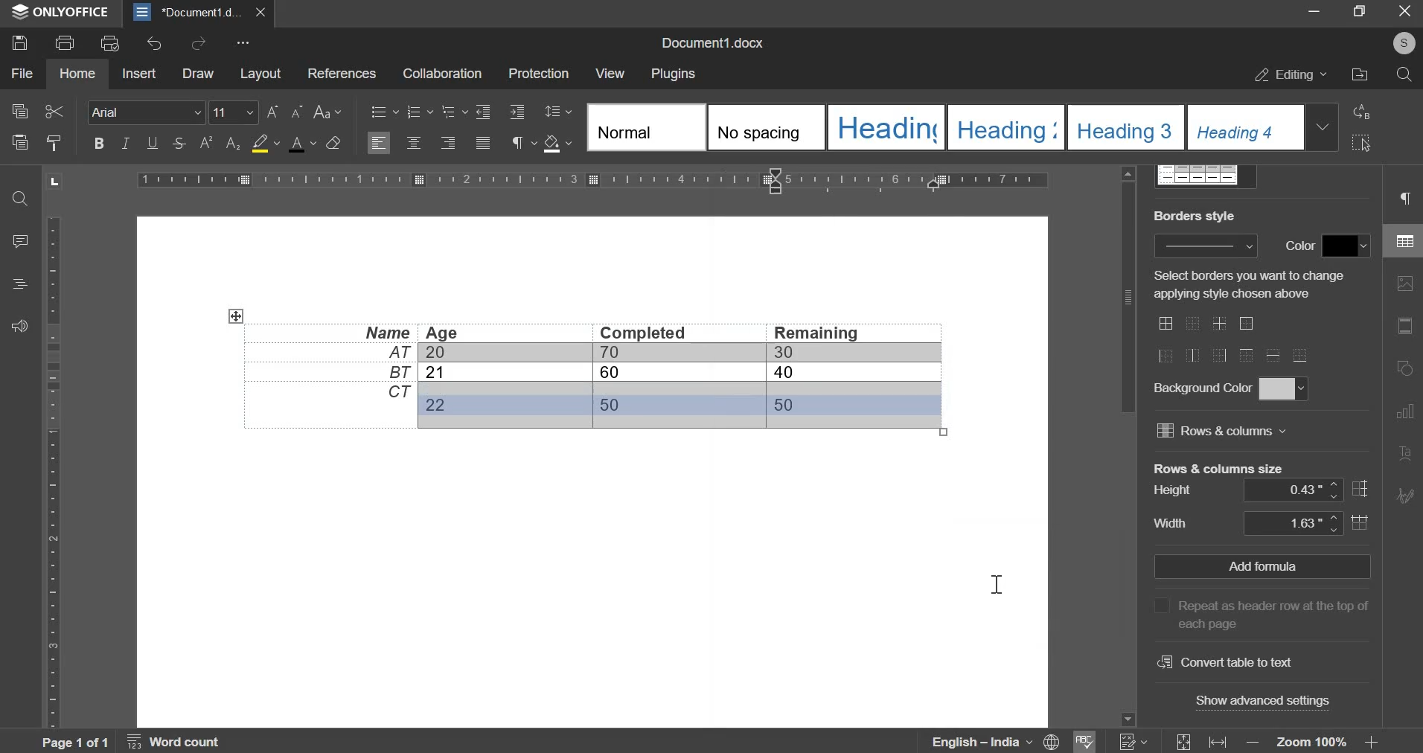  What do you see at coordinates (1404, 15) in the screenshot?
I see `exit` at bounding box center [1404, 15].